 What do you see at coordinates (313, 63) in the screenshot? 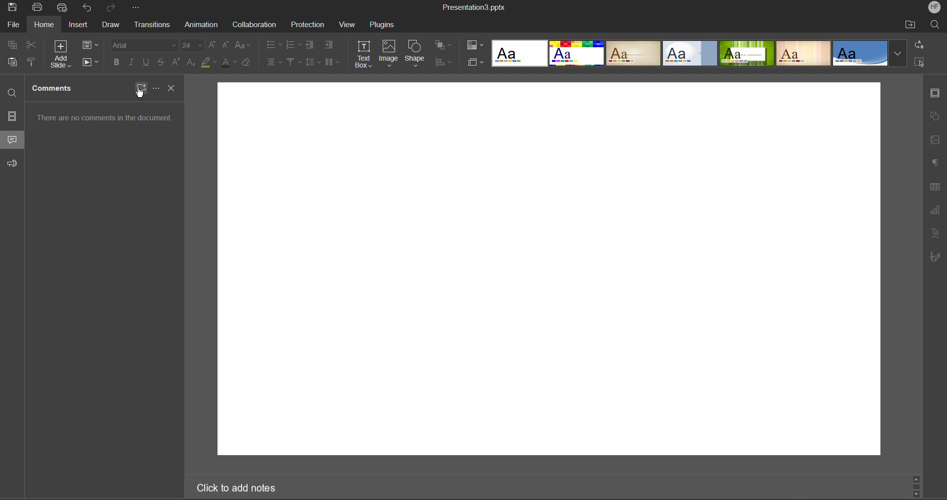
I see `Line Spacing` at bounding box center [313, 63].